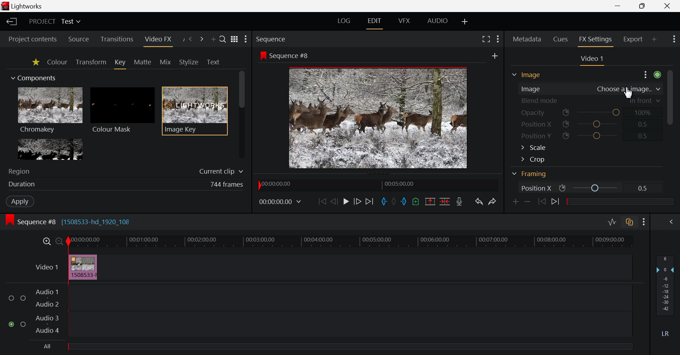  Describe the element at coordinates (643, 124) in the screenshot. I see `0.5` at that location.